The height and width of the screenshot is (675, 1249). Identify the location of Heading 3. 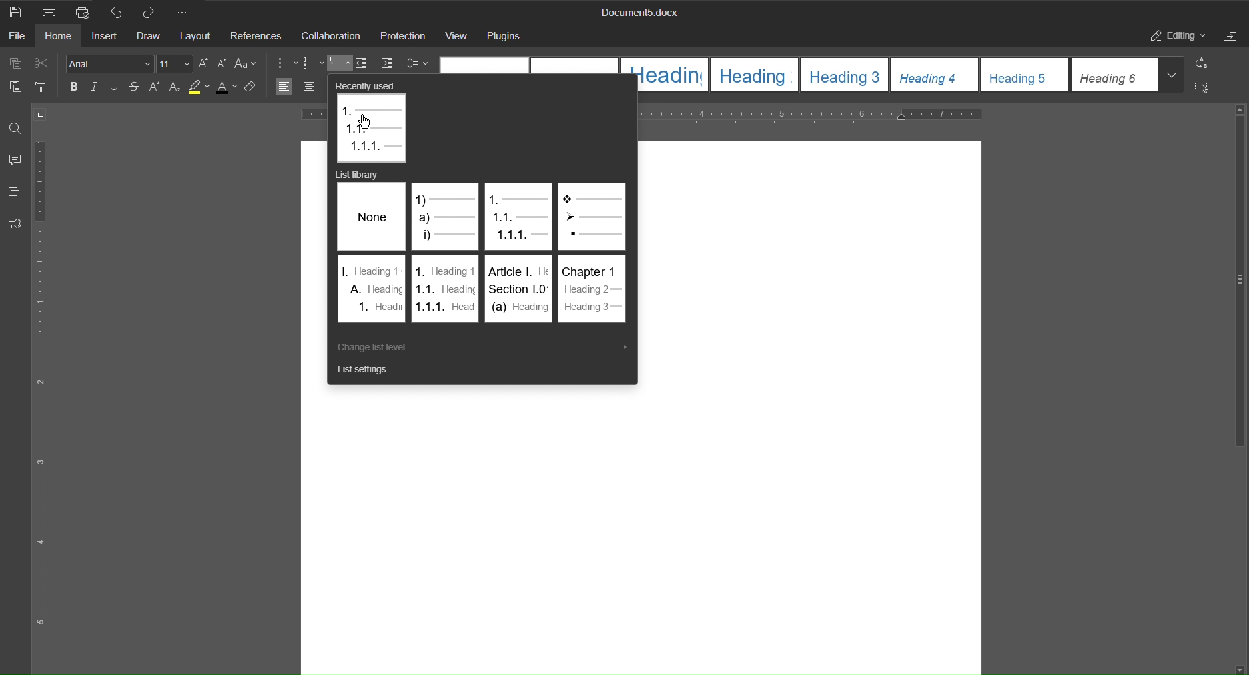
(847, 75).